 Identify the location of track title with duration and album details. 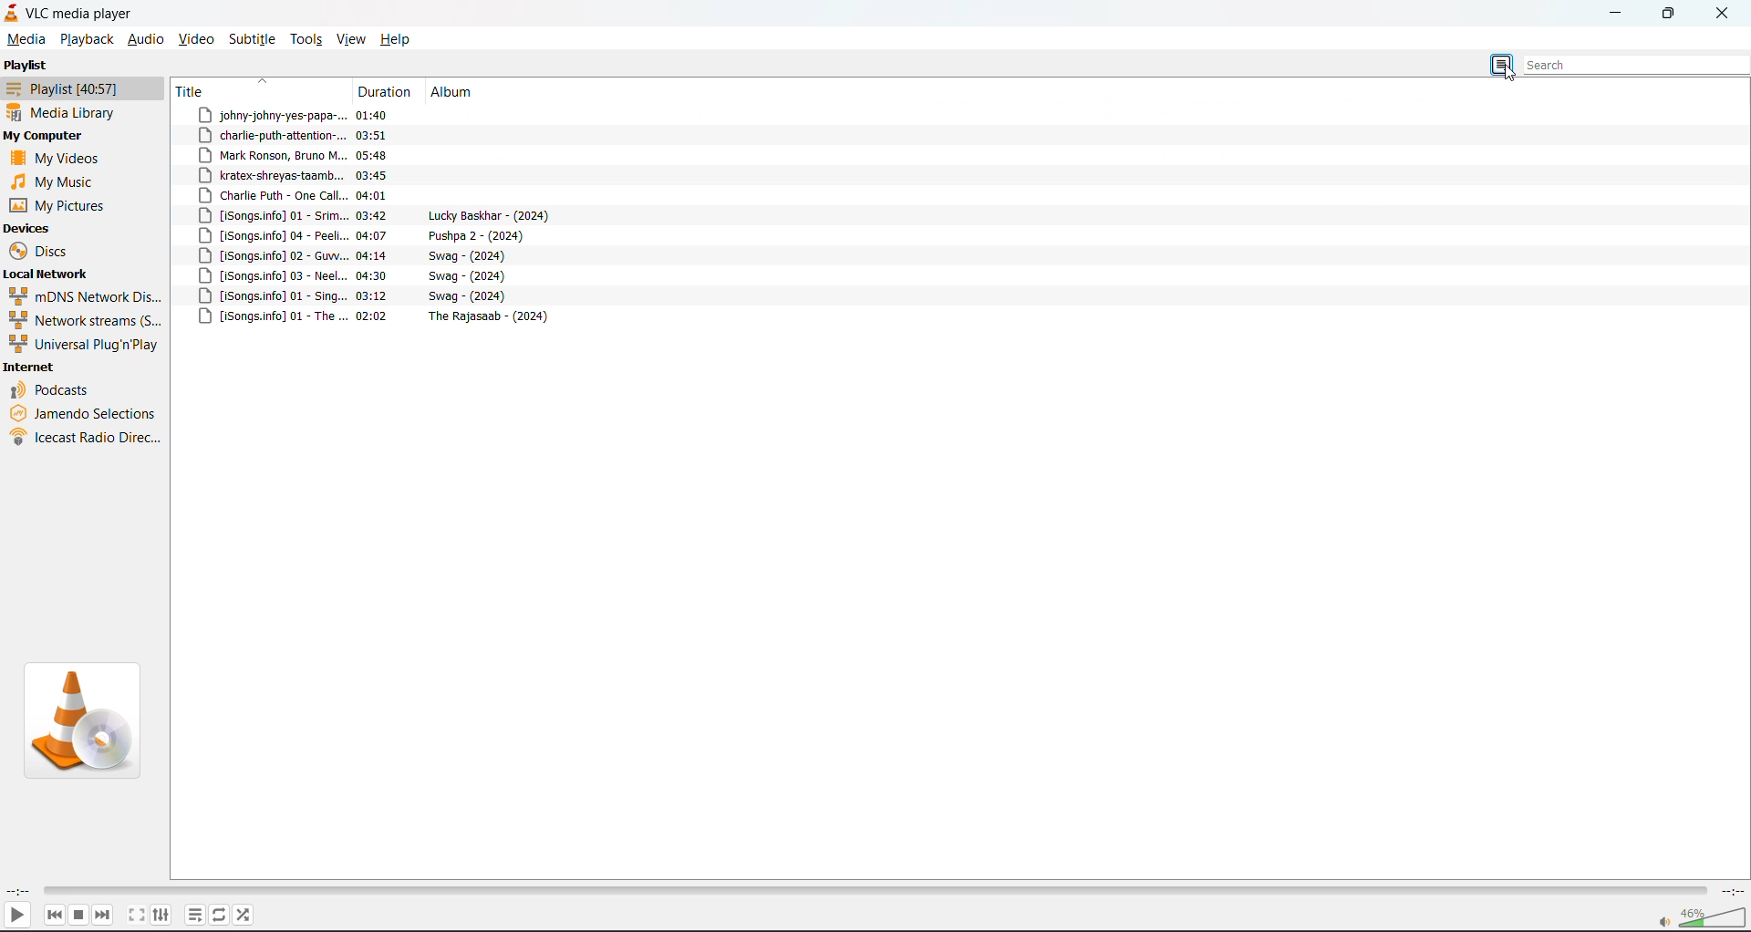
(378, 215).